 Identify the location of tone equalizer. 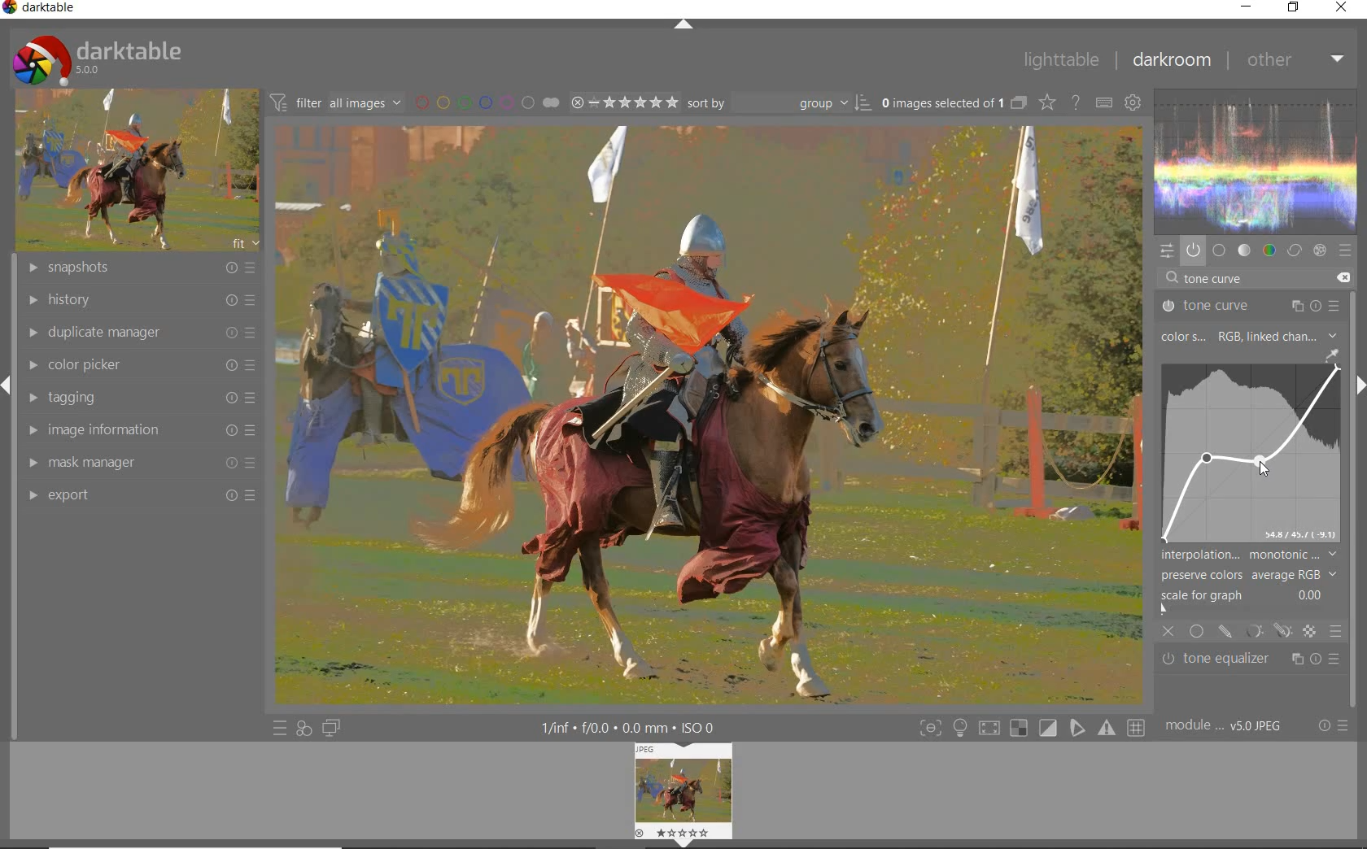
(1251, 660).